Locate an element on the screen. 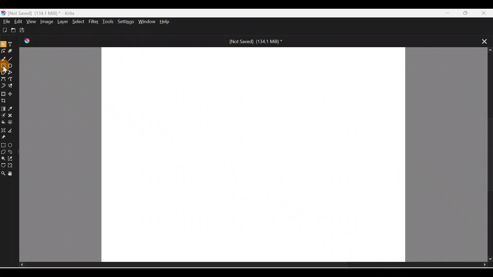 The image size is (493, 277). Edit shapes tool is located at coordinates (3, 52).